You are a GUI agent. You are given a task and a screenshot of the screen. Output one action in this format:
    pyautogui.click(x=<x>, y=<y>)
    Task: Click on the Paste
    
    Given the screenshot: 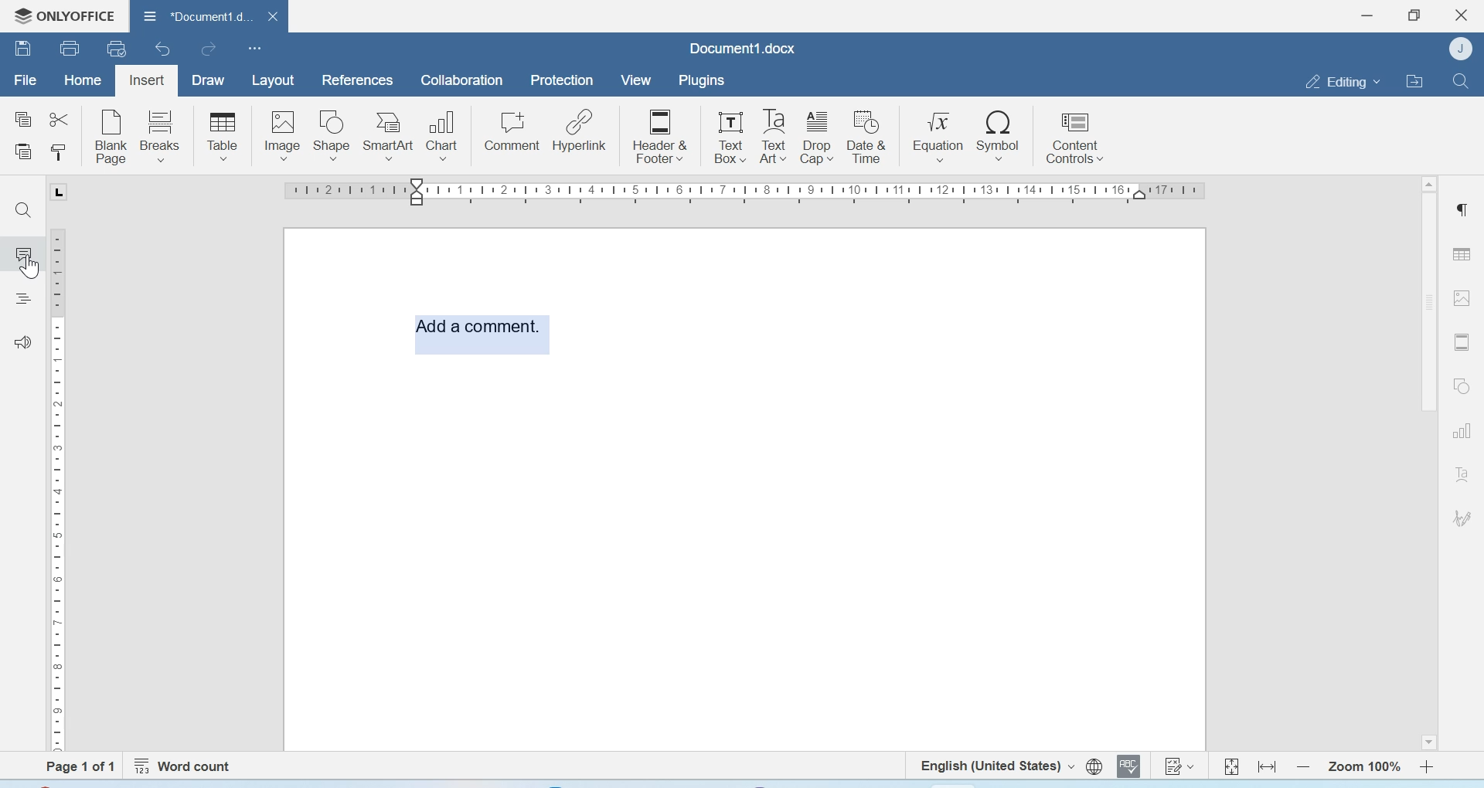 What is the action you would take?
    pyautogui.click(x=25, y=153)
    